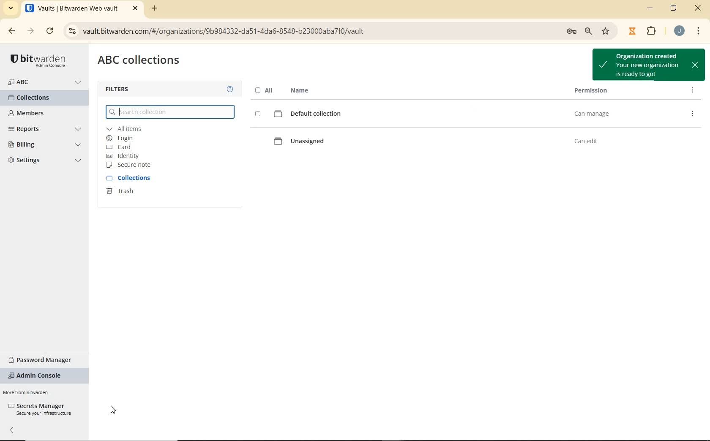 The image size is (710, 441). I want to click on SUBMIT, so click(117, 408).